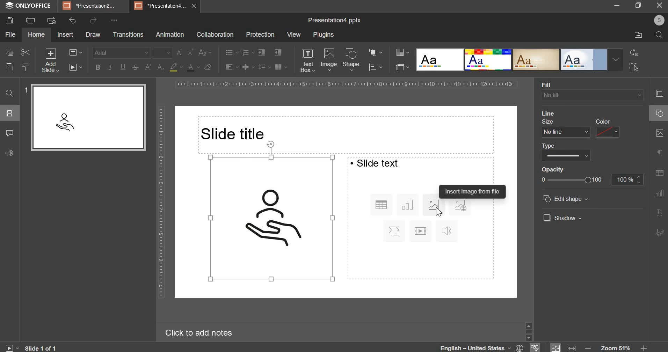 This screenshot has width=668, height=352. What do you see at coordinates (118, 21) in the screenshot?
I see `more options` at bounding box center [118, 21].